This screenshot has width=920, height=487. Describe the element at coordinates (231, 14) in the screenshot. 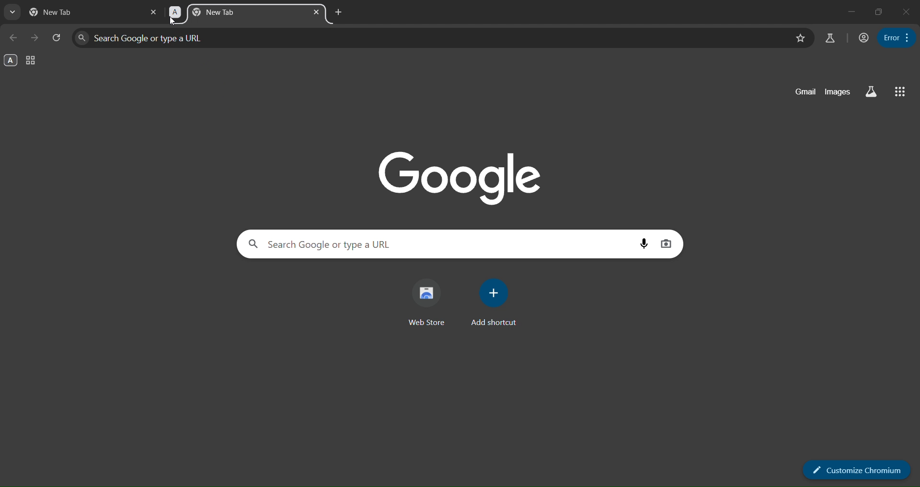

I see `A - new tab ` at that location.